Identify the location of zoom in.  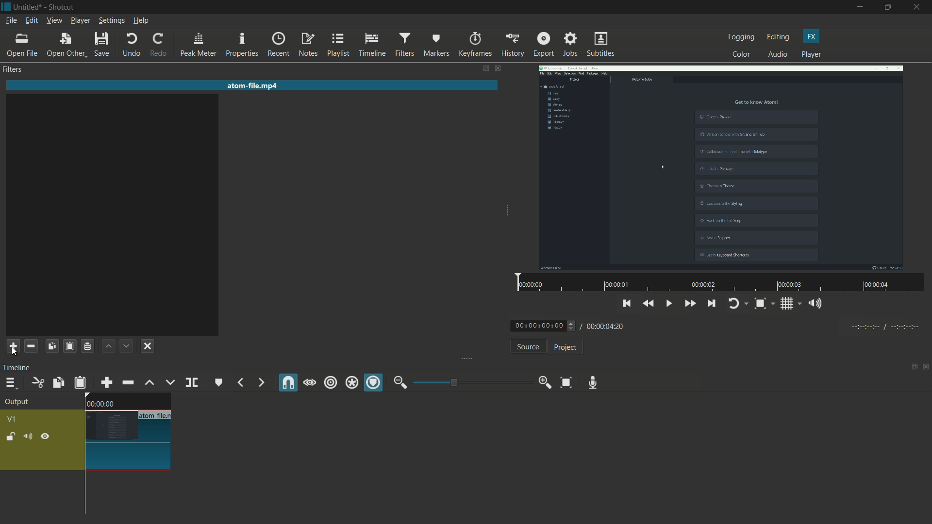
(543, 383).